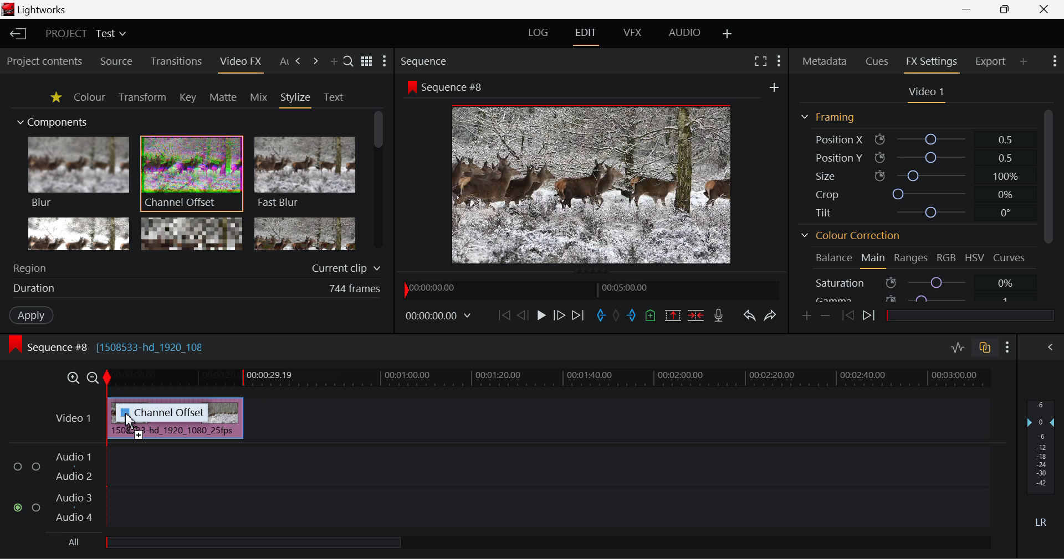 The image size is (1064, 559). Describe the element at coordinates (333, 97) in the screenshot. I see `Text` at that location.